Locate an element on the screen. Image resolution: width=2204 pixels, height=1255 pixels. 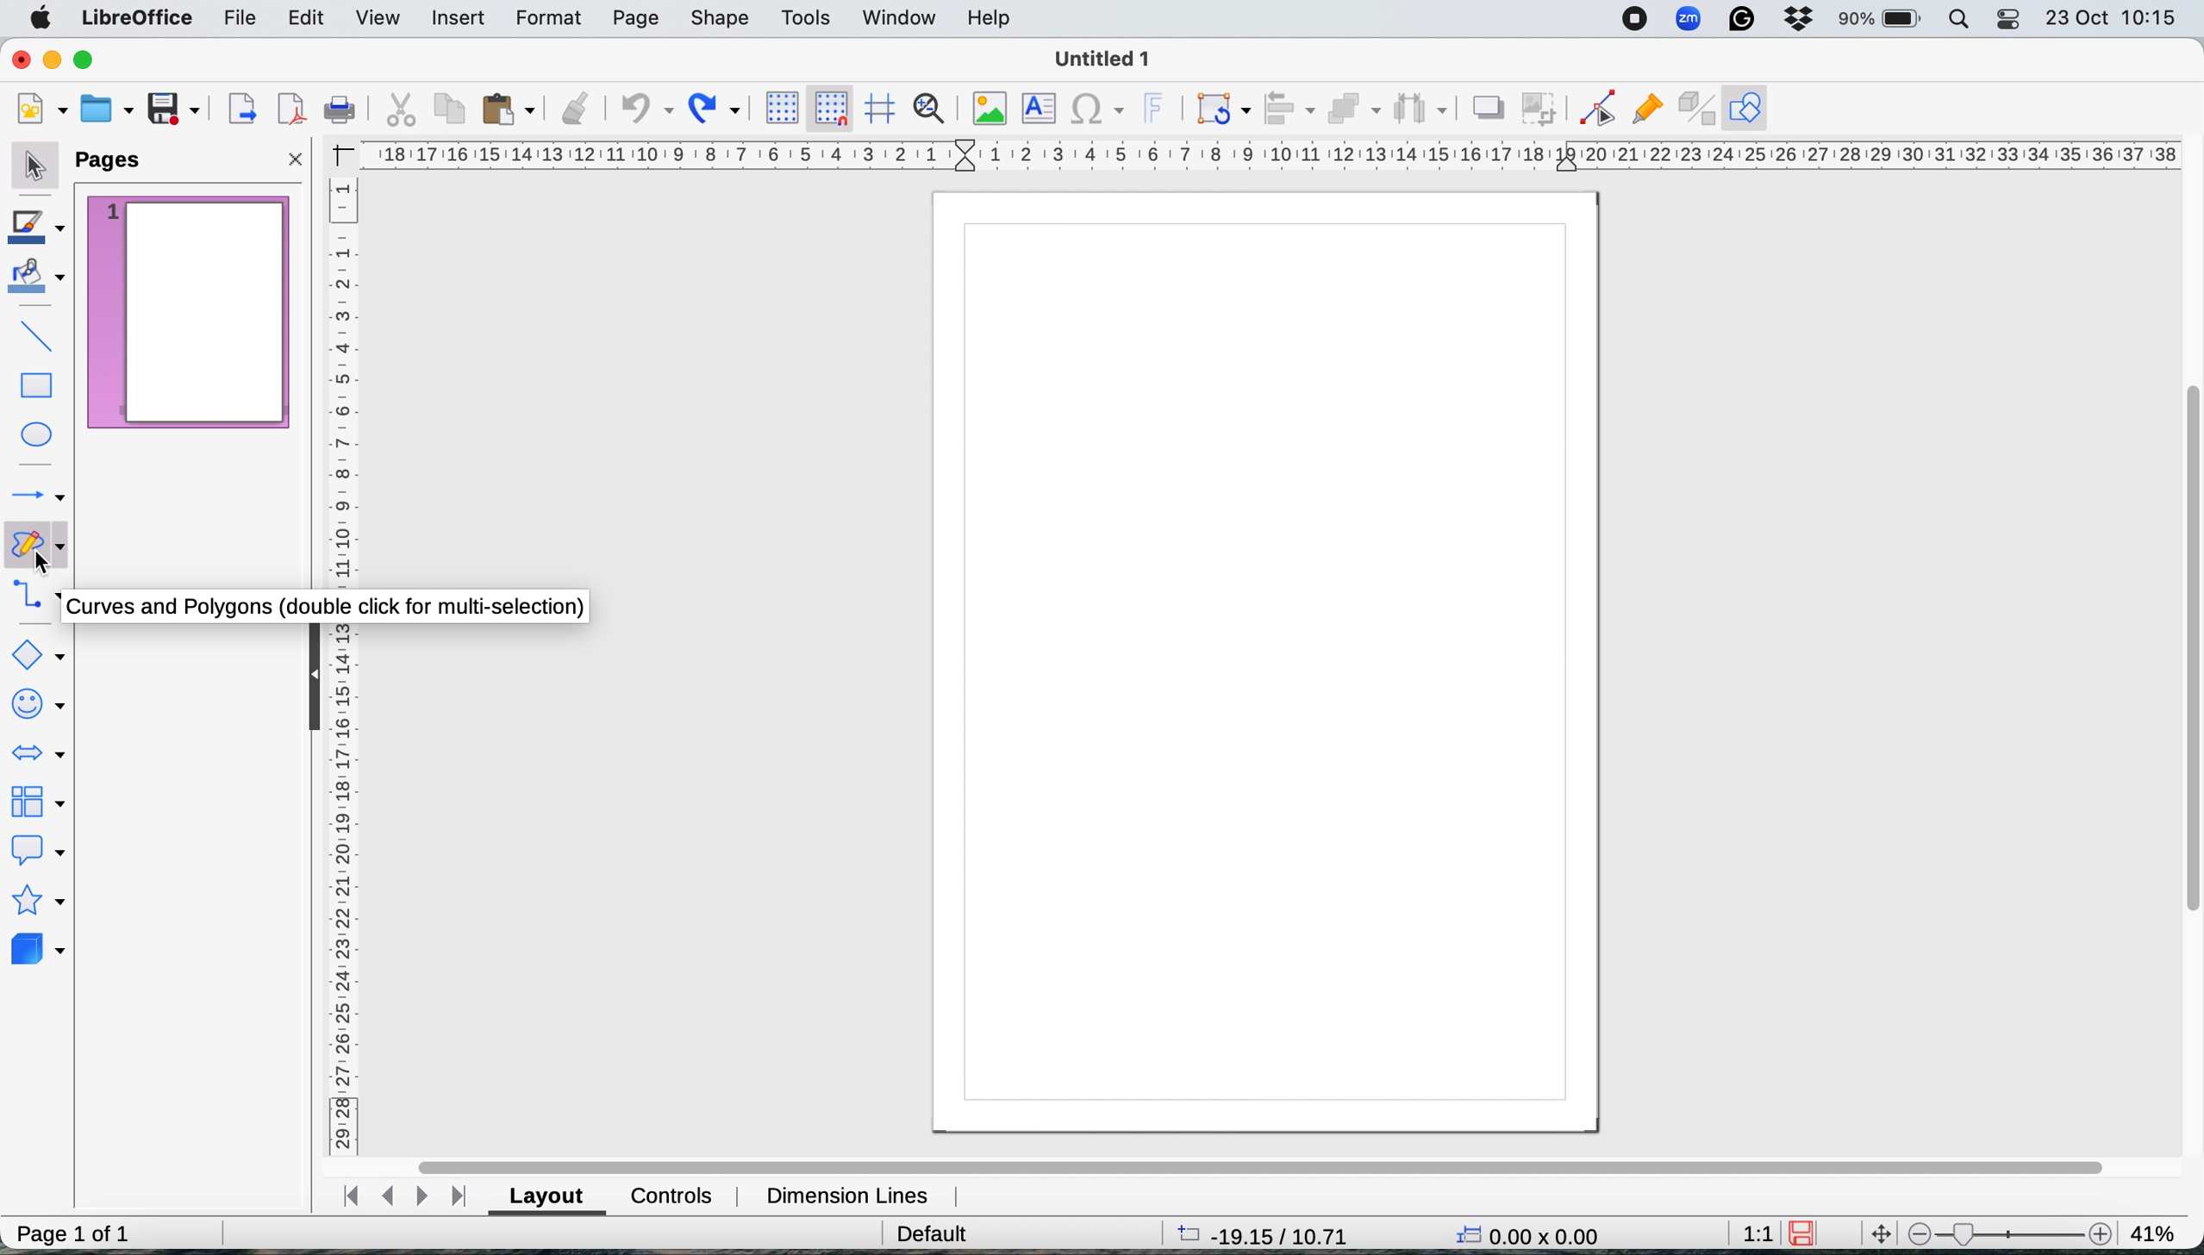
basic shapes is located at coordinates (38, 655).